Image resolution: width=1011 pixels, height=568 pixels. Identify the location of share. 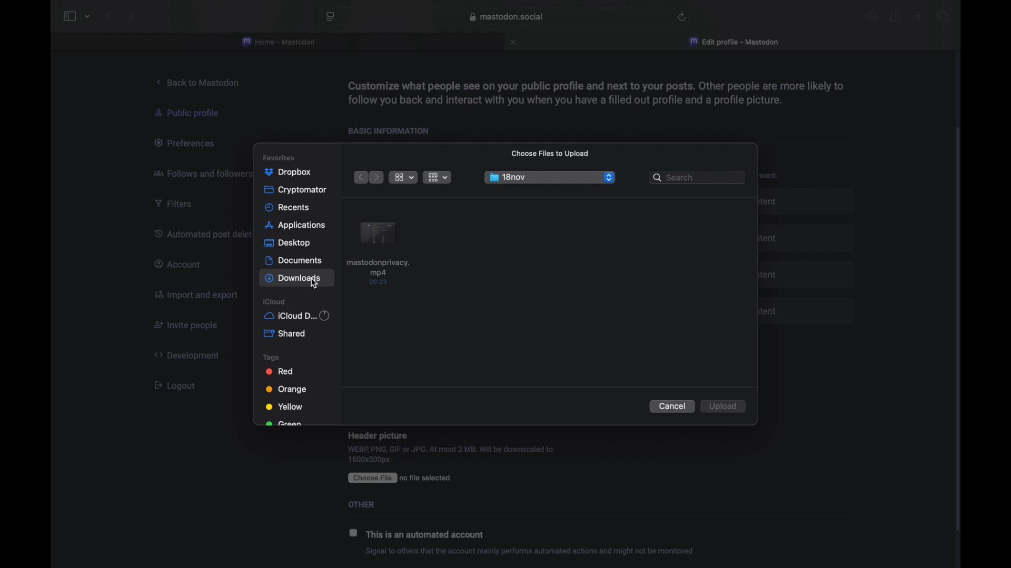
(896, 16).